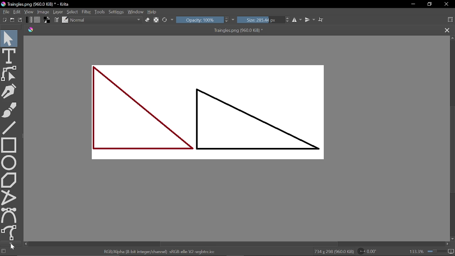  What do you see at coordinates (297, 20) in the screenshot?
I see `Mirror horizontally` at bounding box center [297, 20].